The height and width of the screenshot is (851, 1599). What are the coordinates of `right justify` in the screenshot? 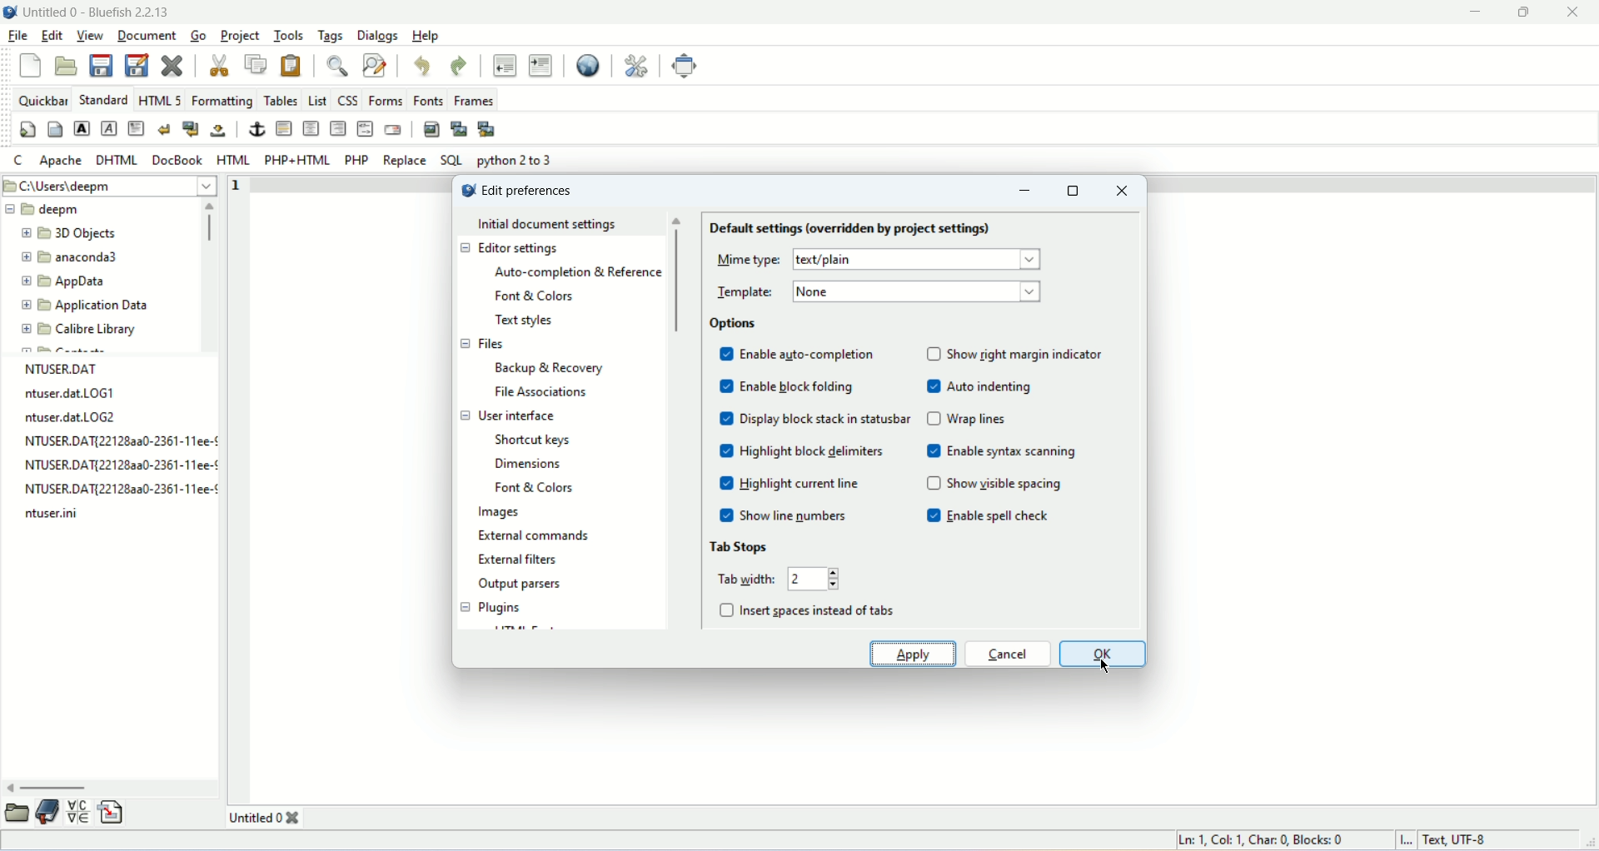 It's located at (336, 128).